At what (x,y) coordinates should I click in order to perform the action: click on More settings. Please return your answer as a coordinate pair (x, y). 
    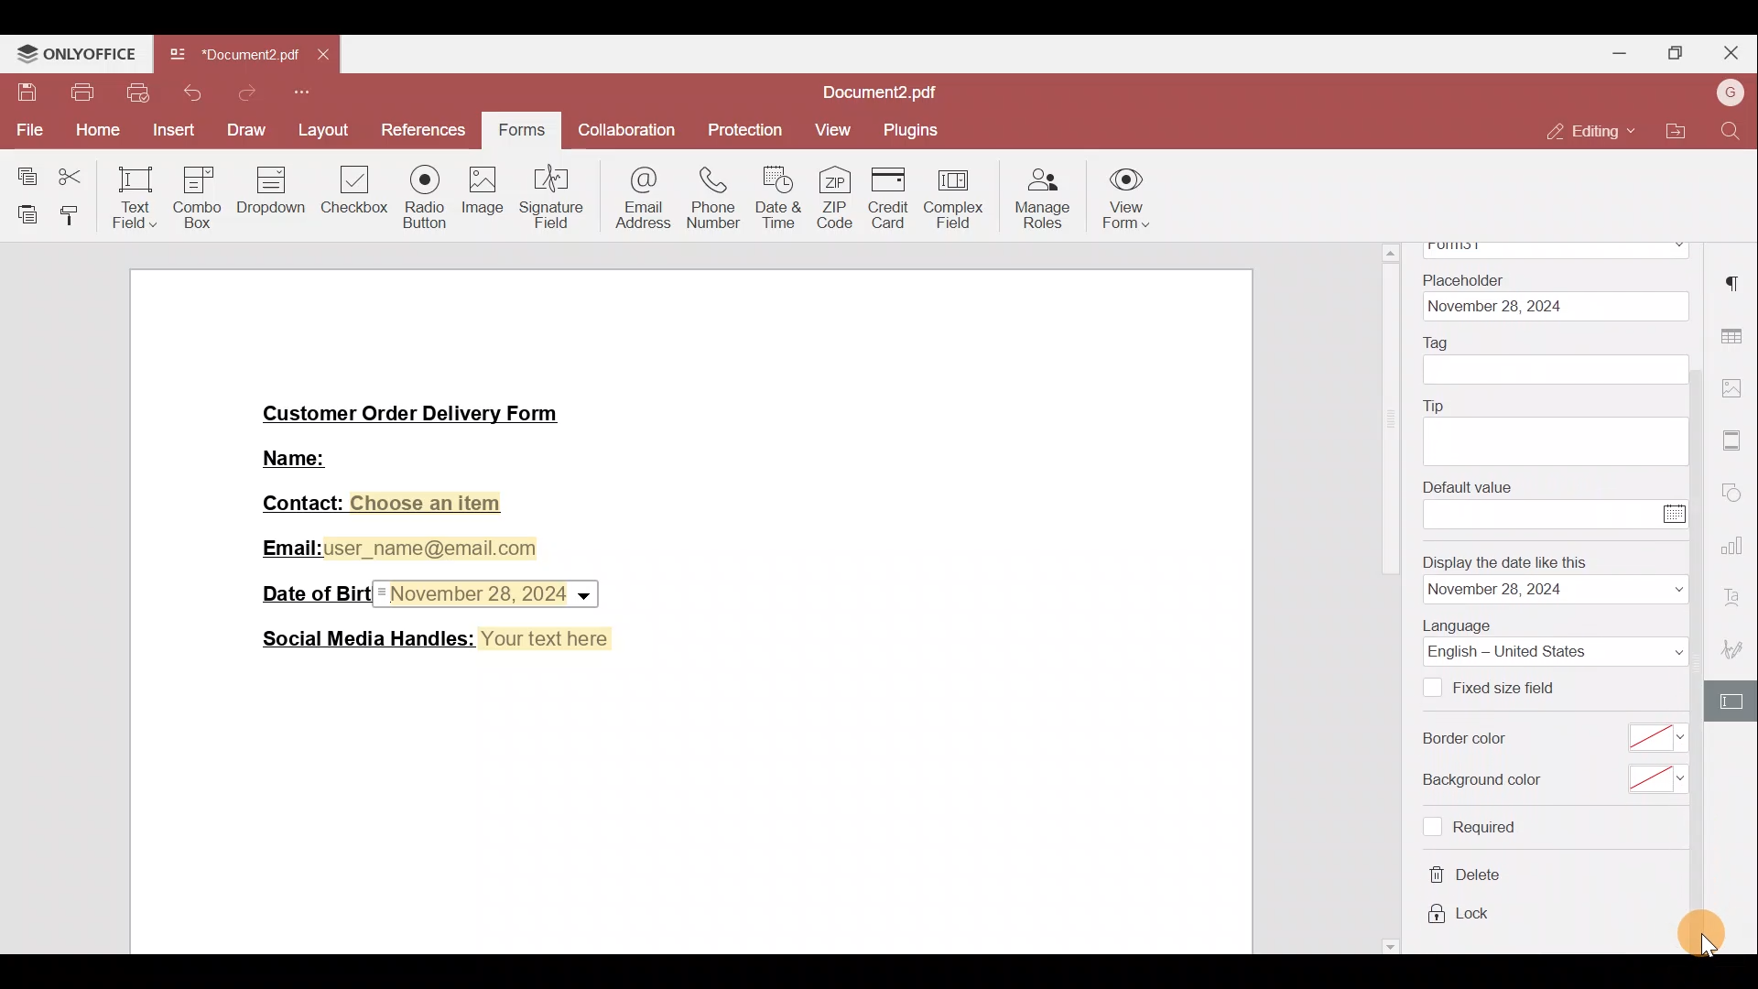
    Looking at the image, I should click on (1734, 440).